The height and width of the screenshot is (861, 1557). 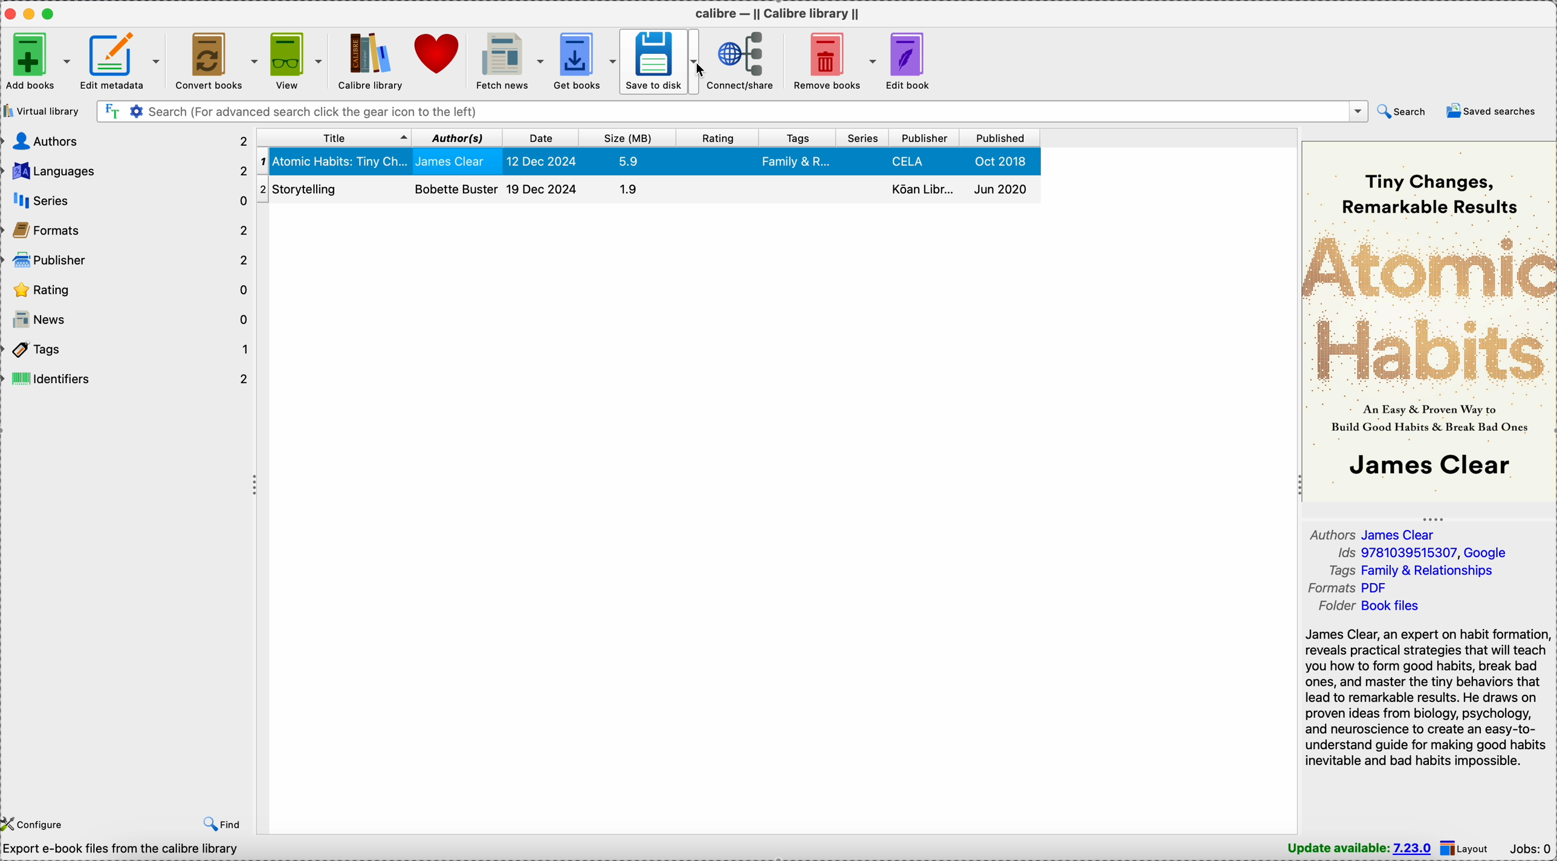 What do you see at coordinates (924, 138) in the screenshot?
I see `publisher` at bounding box center [924, 138].